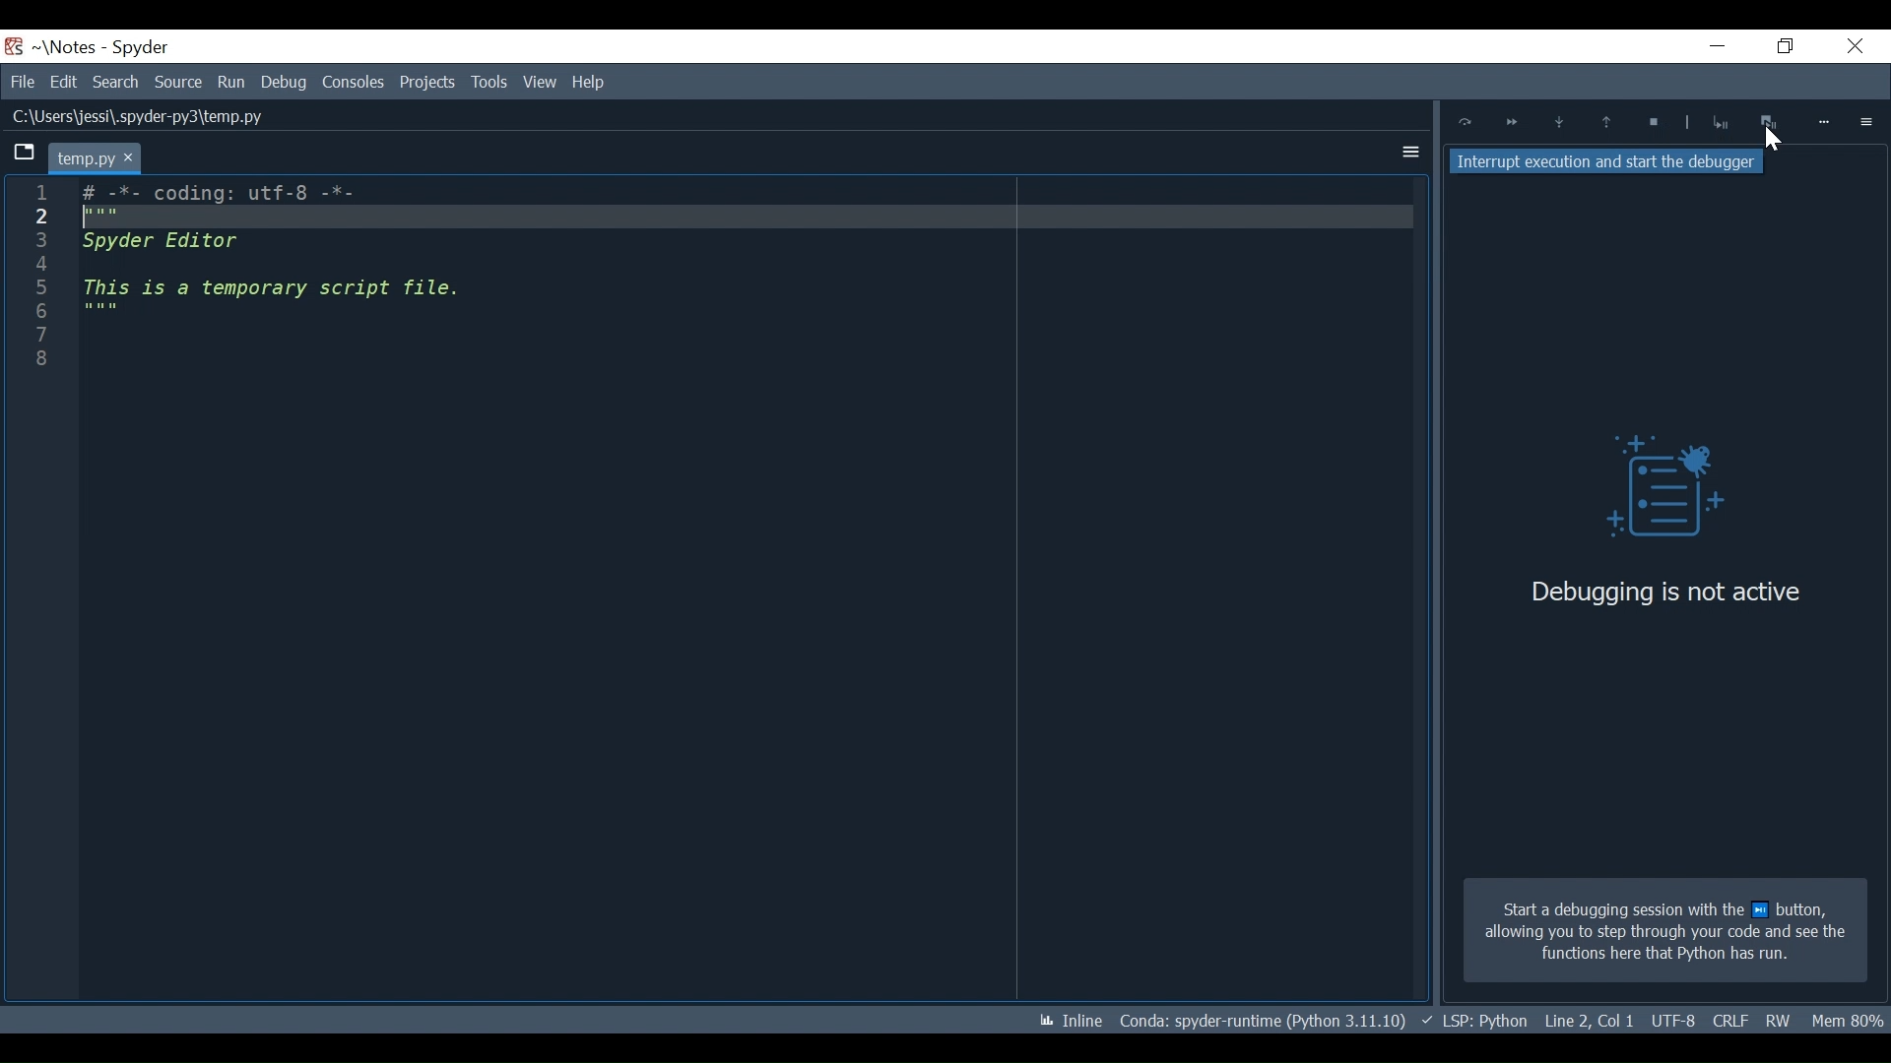 The image size is (1891, 1063). I want to click on Start a debugging session with the next button allowing you to step through your code and see the functions here that Python has run, so click(1664, 931).